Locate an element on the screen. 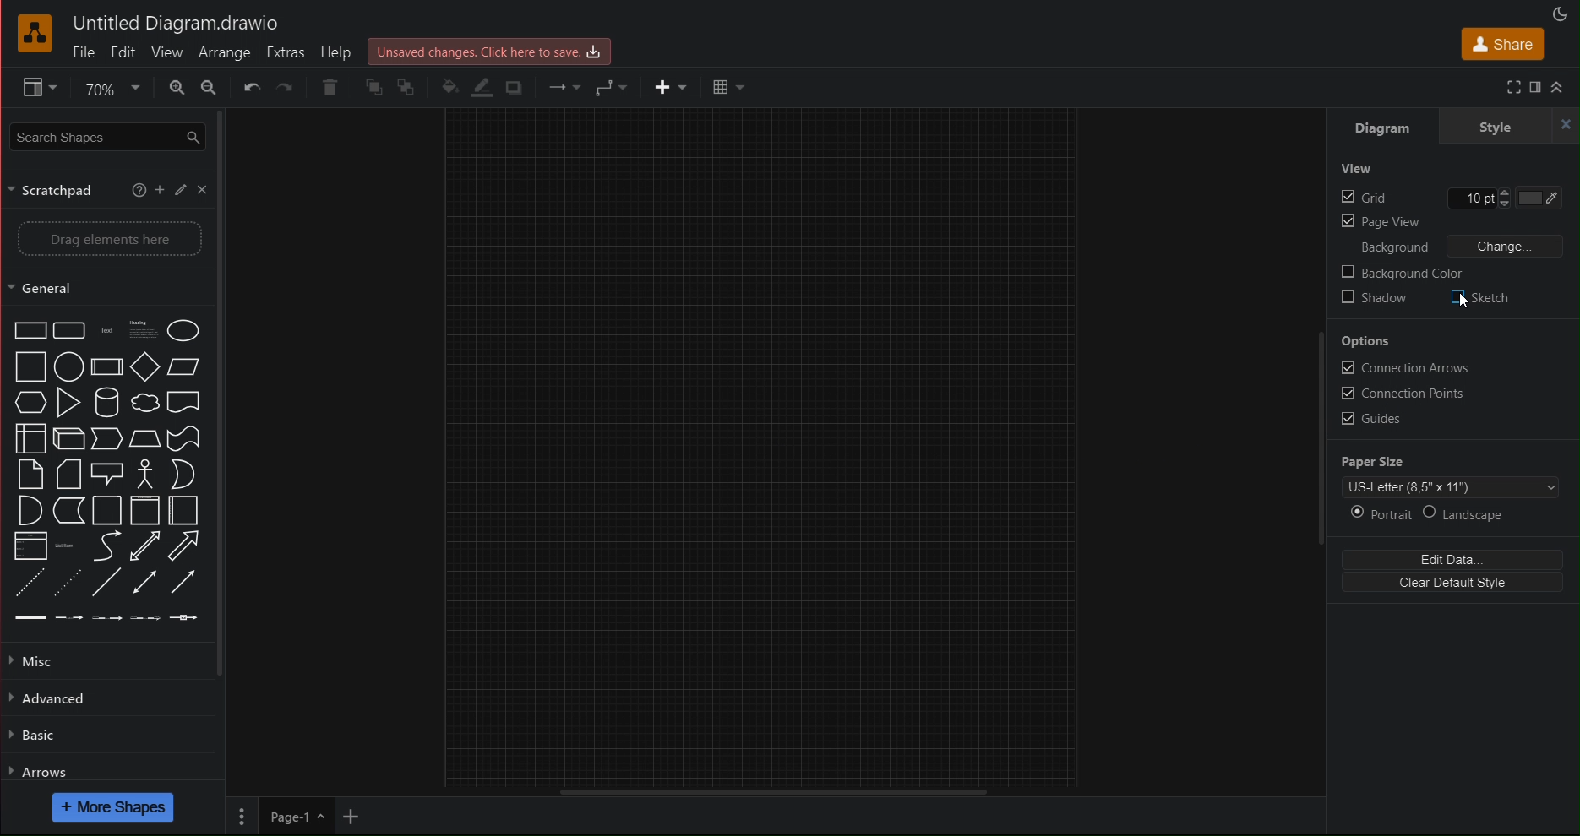 This screenshot has width=1580, height=836. Grid is located at coordinates (1363, 197).